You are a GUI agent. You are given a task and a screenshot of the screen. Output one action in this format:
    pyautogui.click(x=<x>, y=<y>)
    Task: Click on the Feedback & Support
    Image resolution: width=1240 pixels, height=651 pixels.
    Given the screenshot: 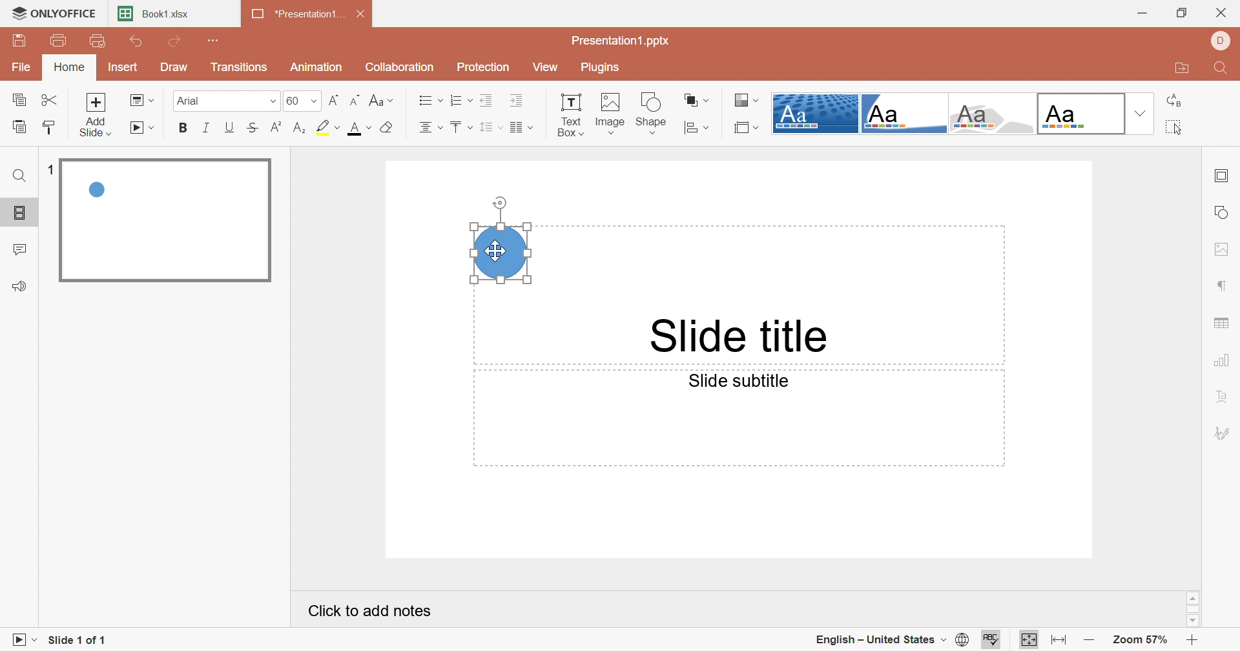 What is the action you would take?
    pyautogui.click(x=18, y=287)
    